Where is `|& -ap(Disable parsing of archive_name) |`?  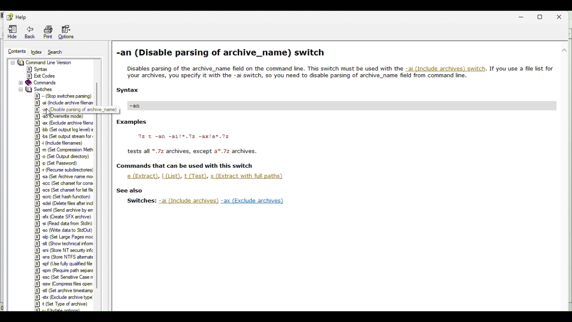 |& -ap(Disable parsing of archive_name) | is located at coordinates (76, 110).